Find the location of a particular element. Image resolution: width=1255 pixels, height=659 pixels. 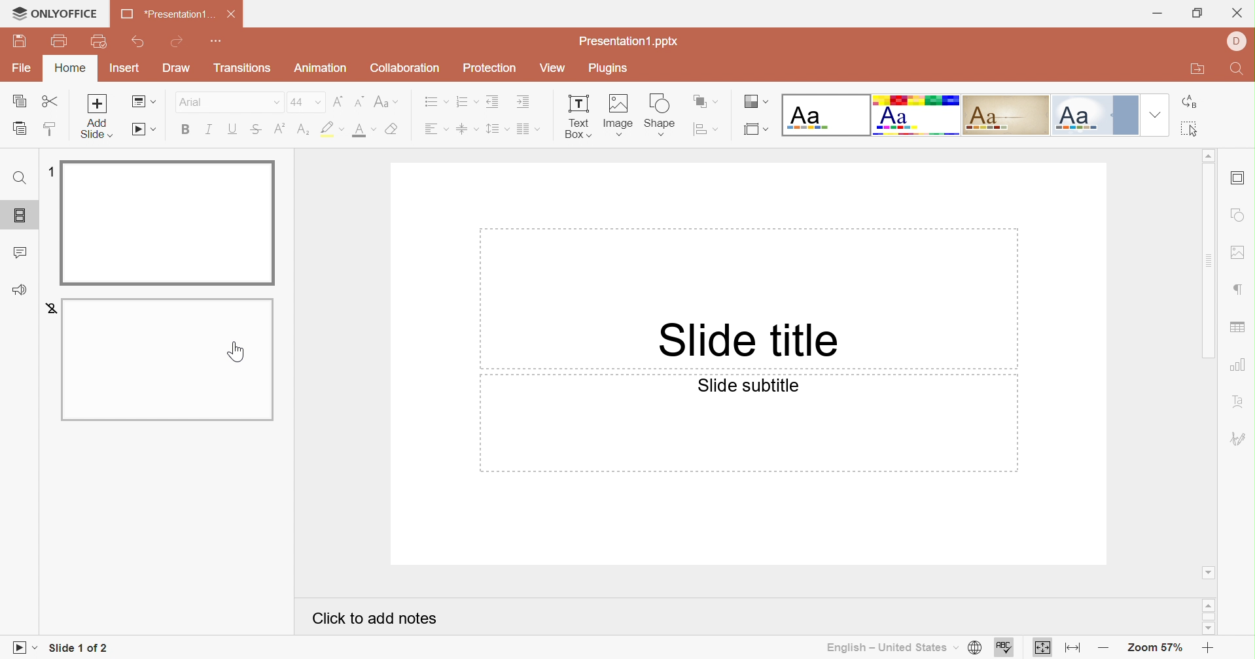

Font color is located at coordinates (363, 131).